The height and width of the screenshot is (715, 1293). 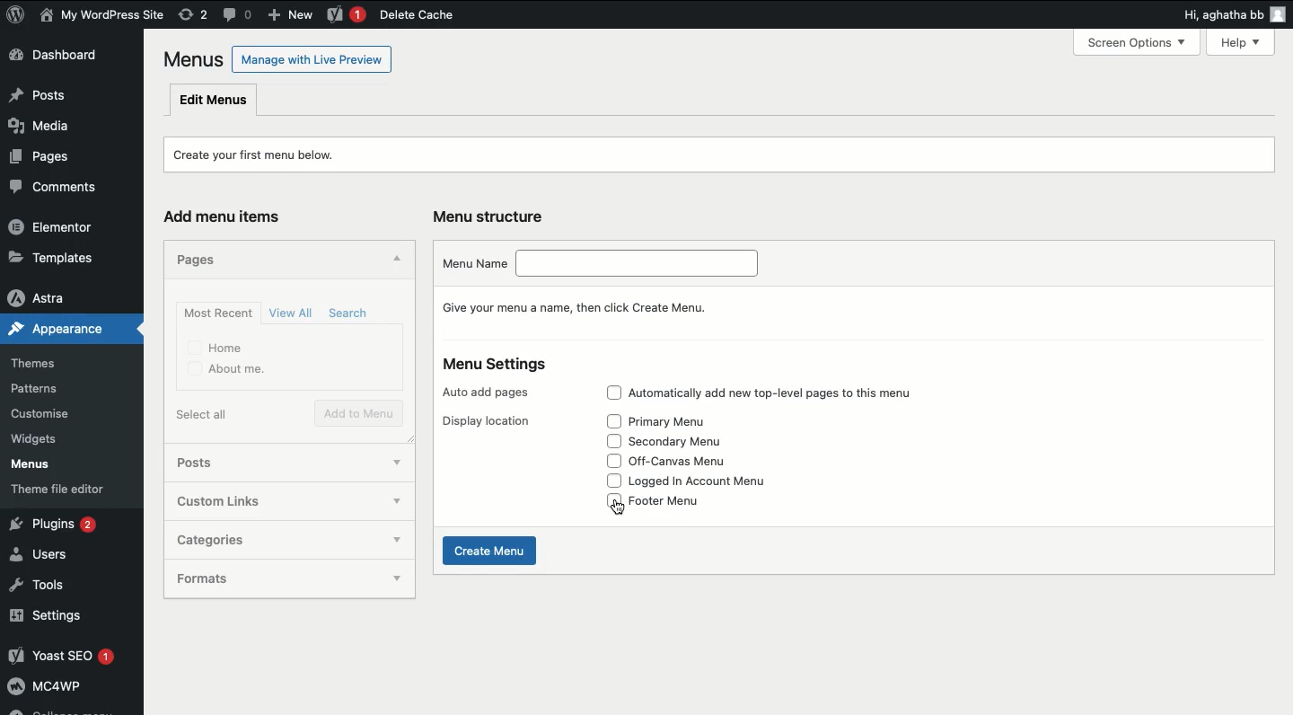 I want to click on New, so click(x=294, y=16).